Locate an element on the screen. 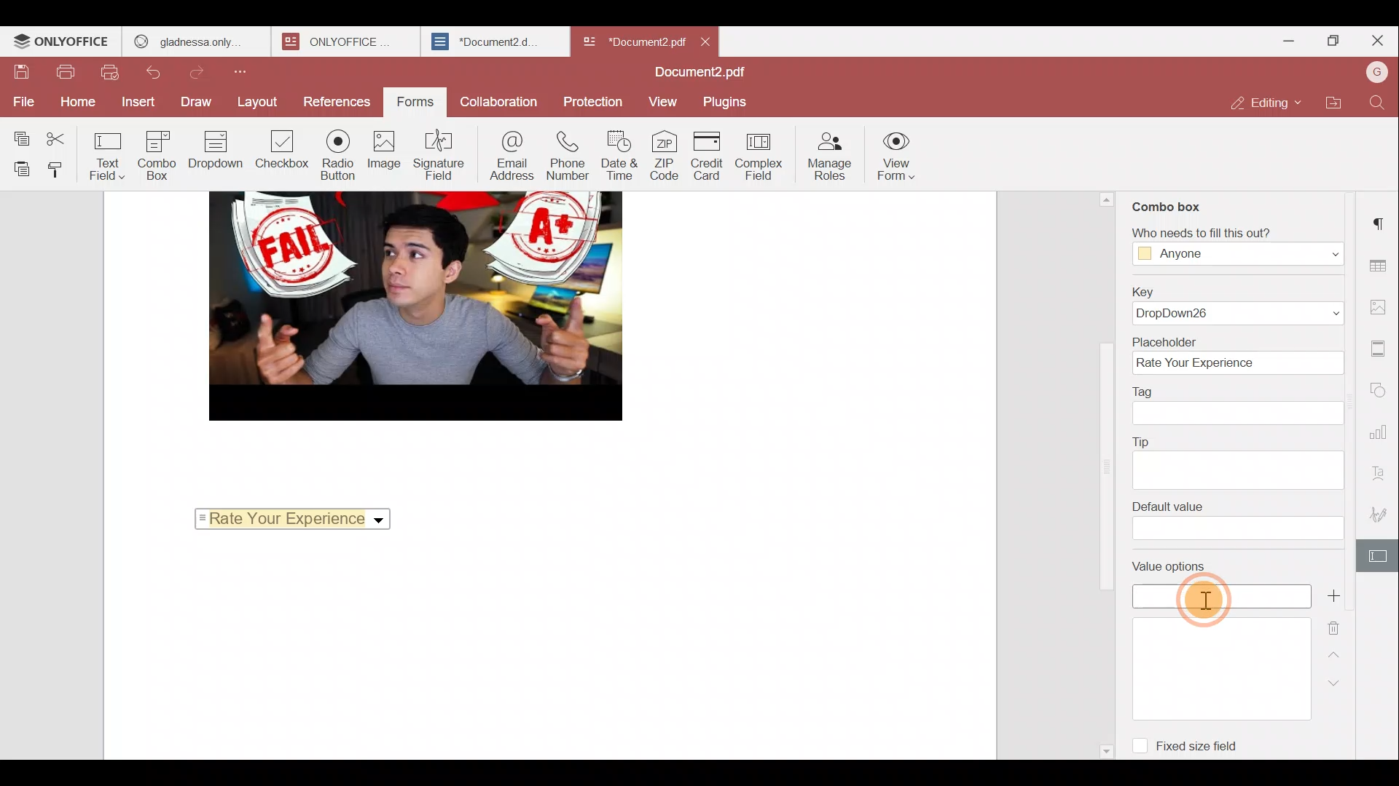 The width and height of the screenshot is (1399, 786). Remove value is located at coordinates (1336, 629).